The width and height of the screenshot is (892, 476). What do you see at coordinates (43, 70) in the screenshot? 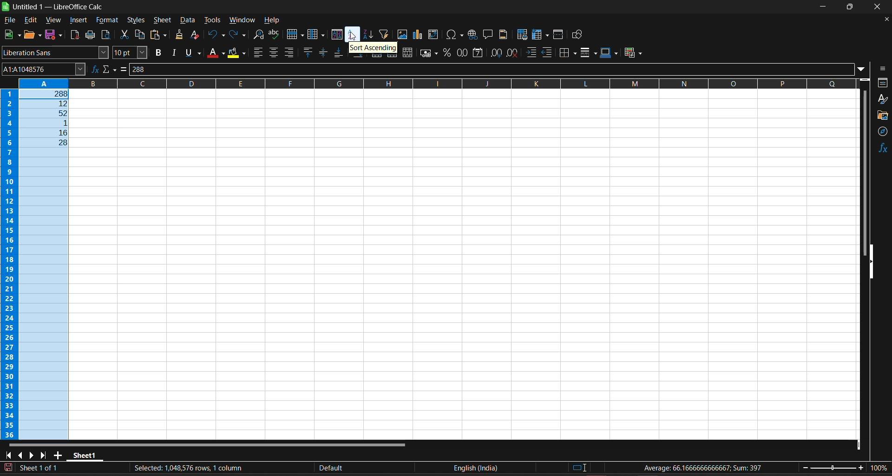
I see `cell address` at bounding box center [43, 70].